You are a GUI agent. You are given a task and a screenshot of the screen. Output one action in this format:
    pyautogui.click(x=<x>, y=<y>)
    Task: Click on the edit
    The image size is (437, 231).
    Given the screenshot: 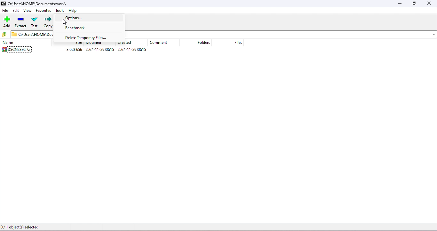 What is the action you would take?
    pyautogui.click(x=16, y=10)
    